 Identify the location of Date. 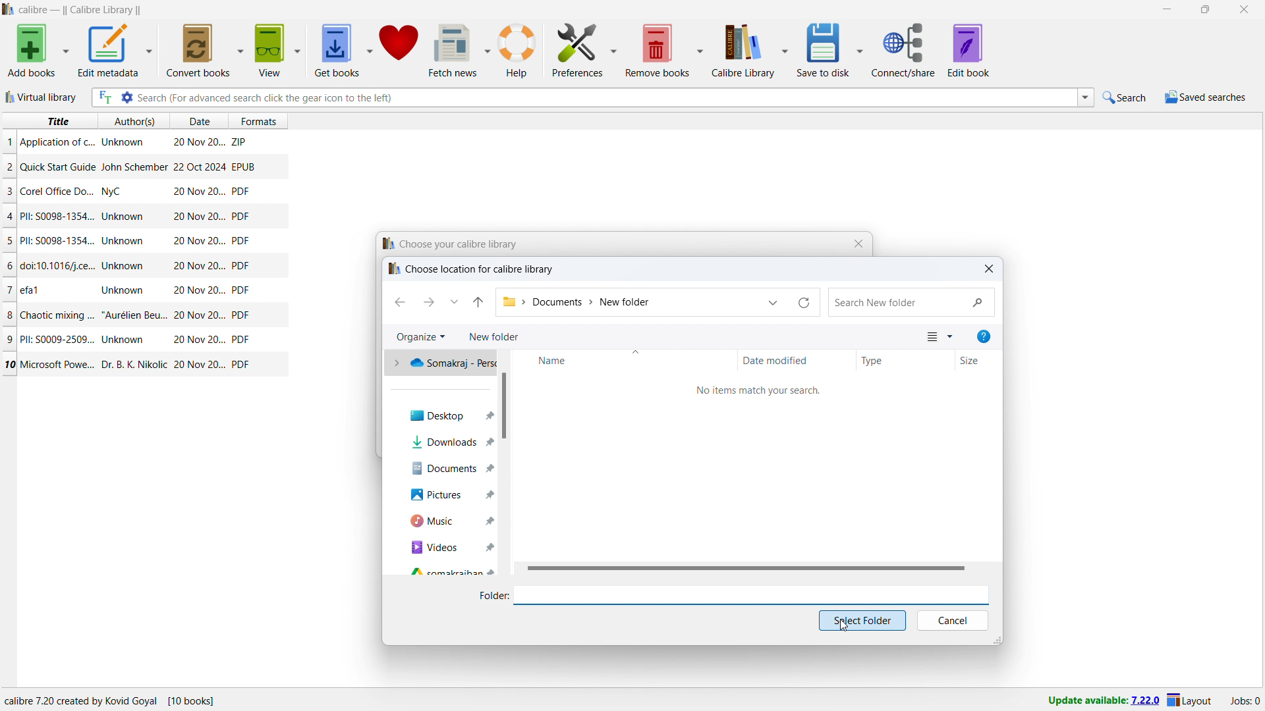
(197, 267).